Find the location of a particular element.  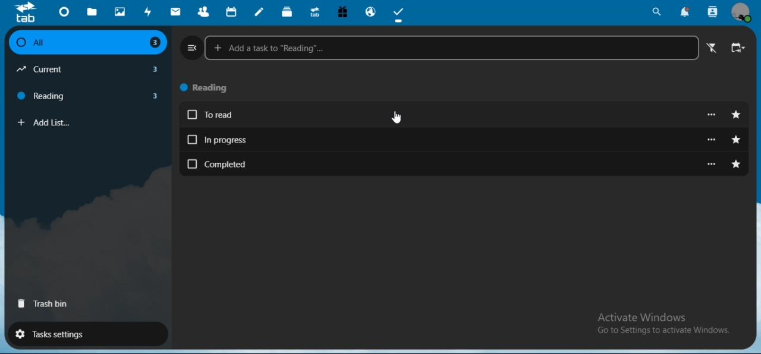

dashboard is located at coordinates (64, 11).